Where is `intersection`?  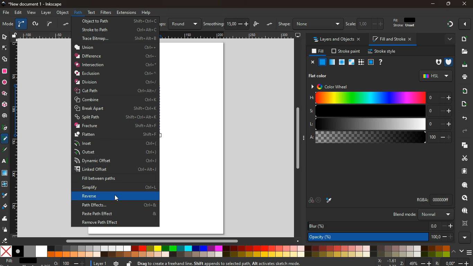 intersection is located at coordinates (116, 64).